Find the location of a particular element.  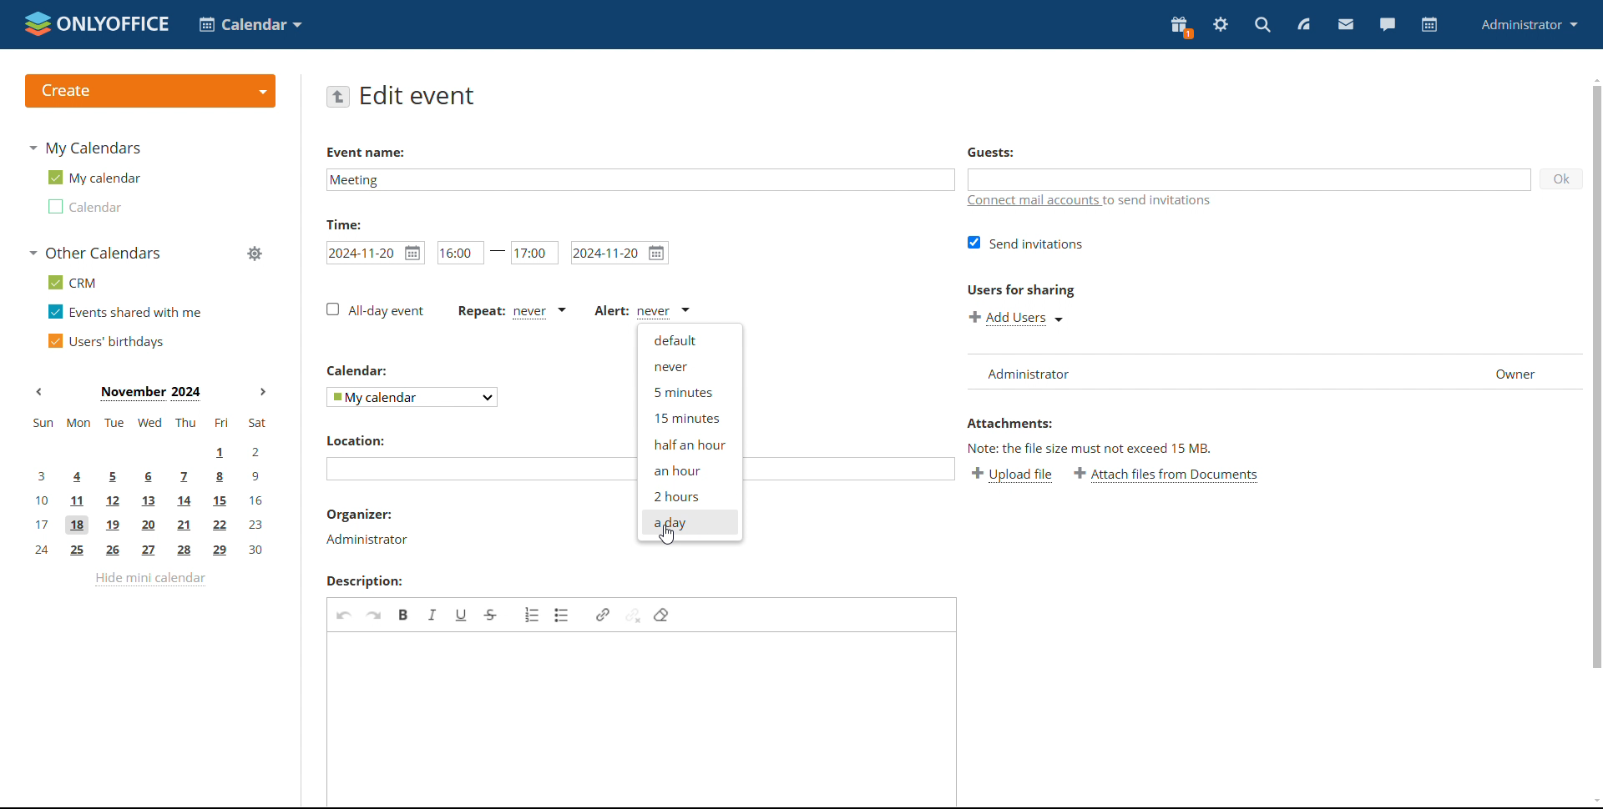

Month on display is located at coordinates (151, 393).